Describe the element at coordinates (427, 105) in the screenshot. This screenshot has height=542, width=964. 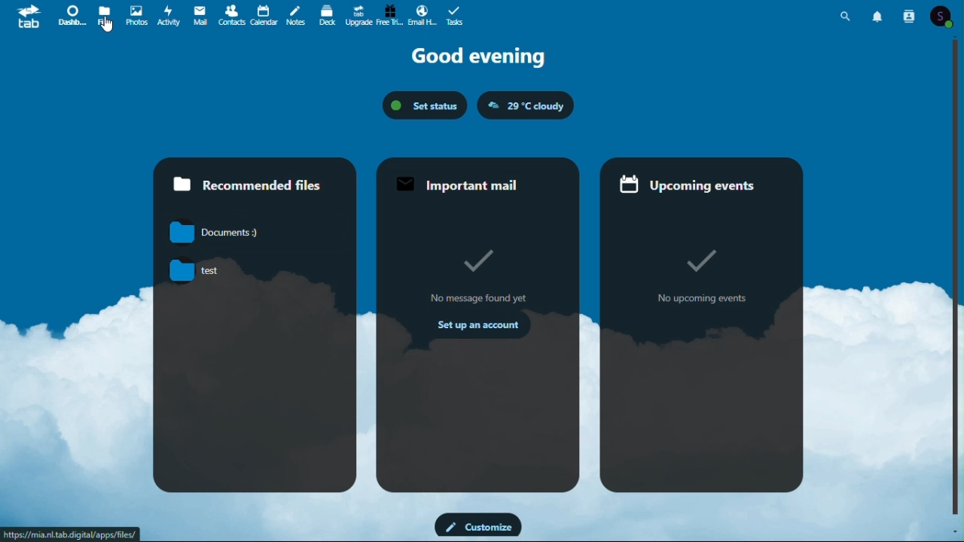
I see `set status` at that location.